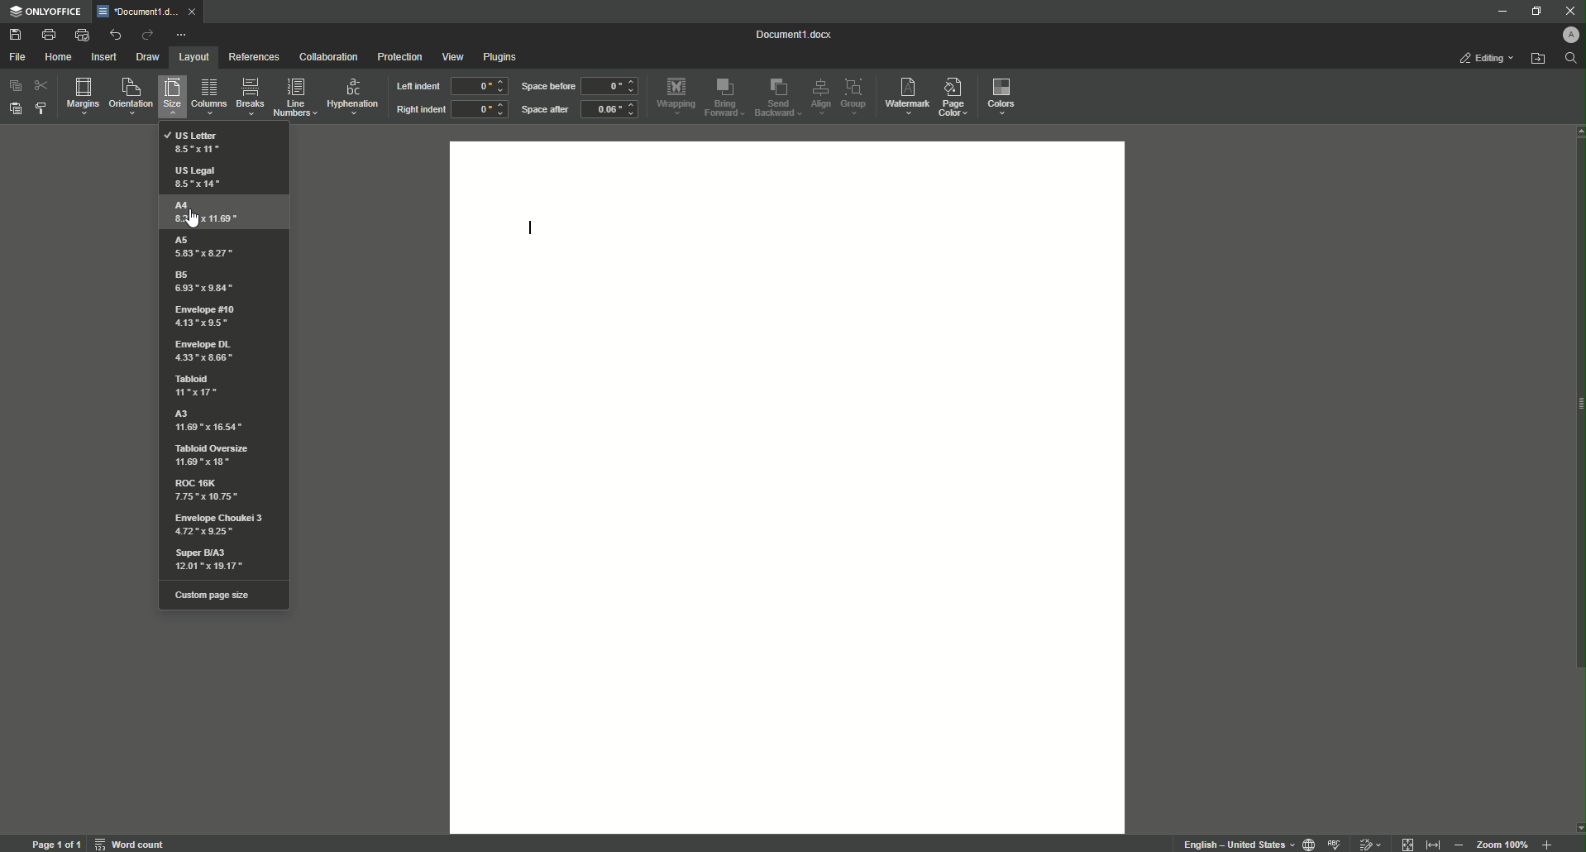  What do you see at coordinates (81, 97) in the screenshot?
I see `Margins` at bounding box center [81, 97].